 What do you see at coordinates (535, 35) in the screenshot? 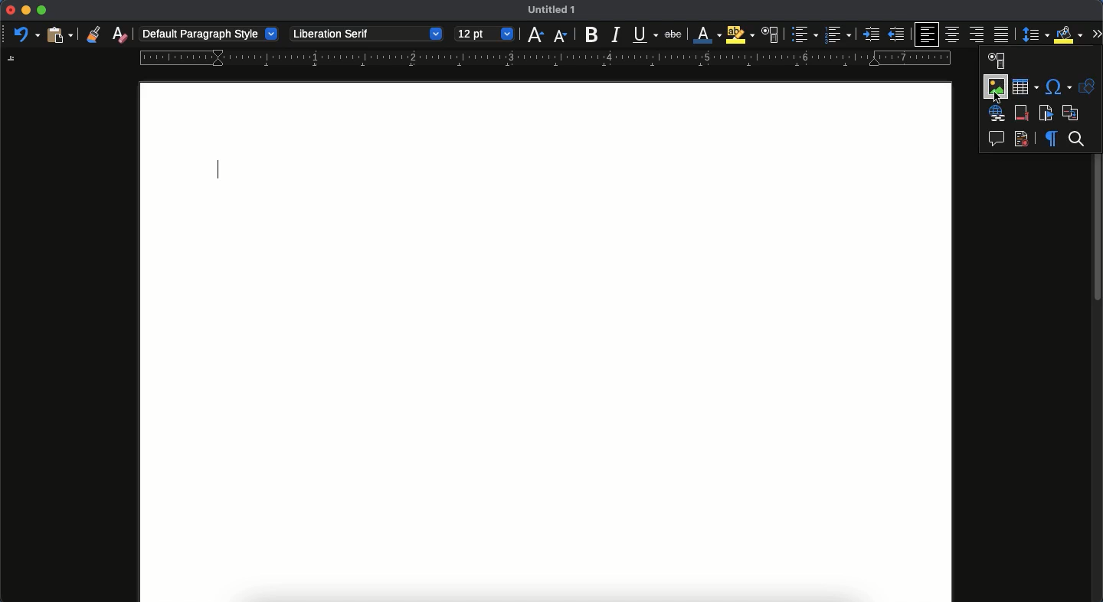
I see `increase size` at bounding box center [535, 35].